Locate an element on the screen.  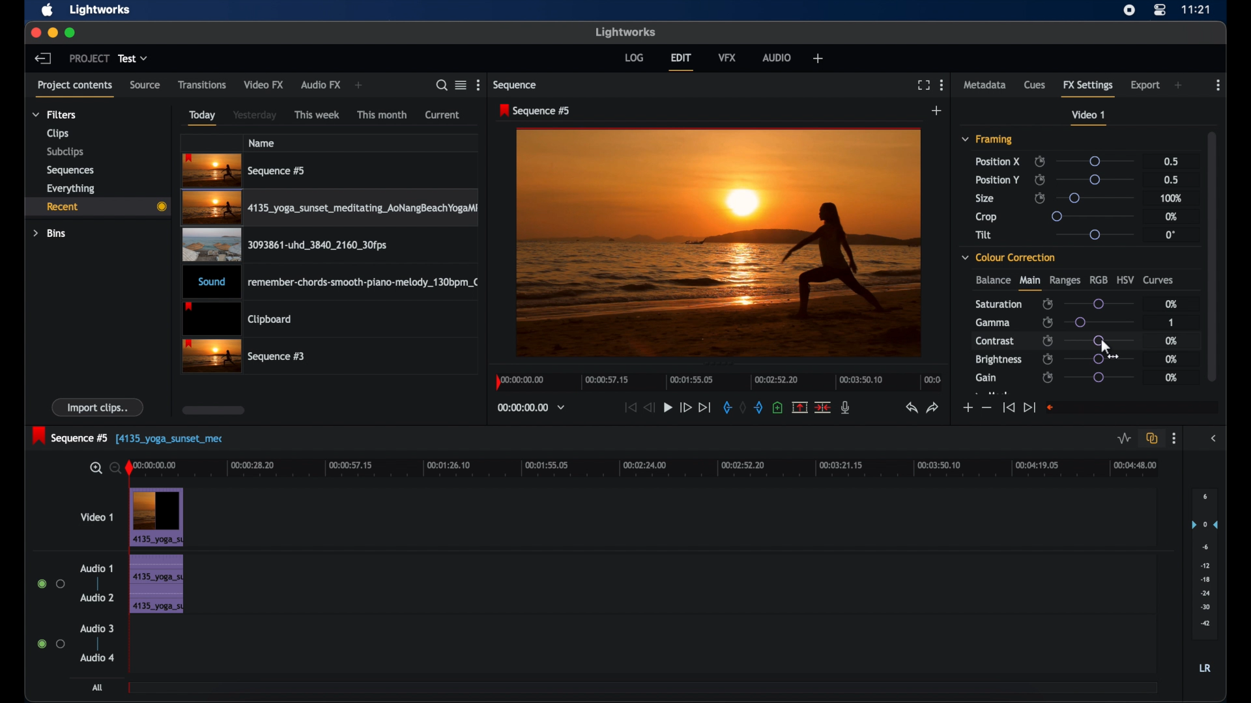
current is located at coordinates (442, 115).